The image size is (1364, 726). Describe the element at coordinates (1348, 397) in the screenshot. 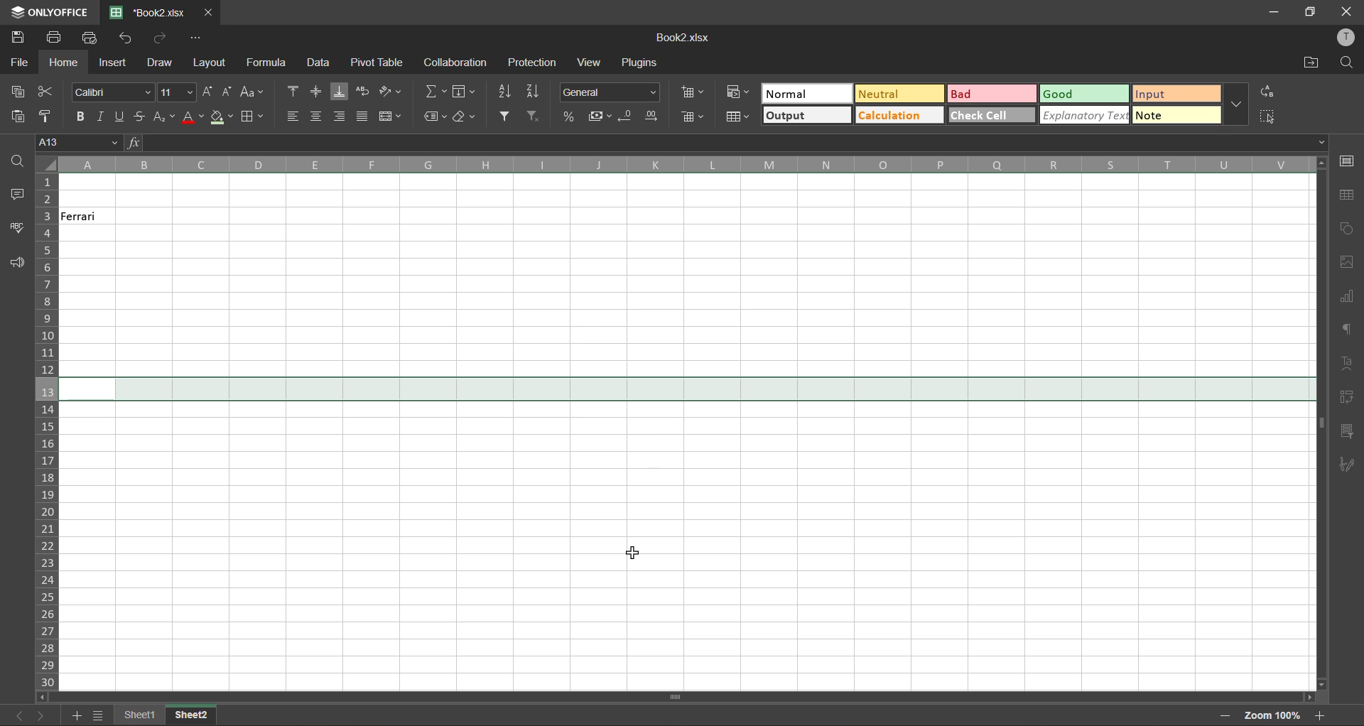

I see `pivot table` at that location.